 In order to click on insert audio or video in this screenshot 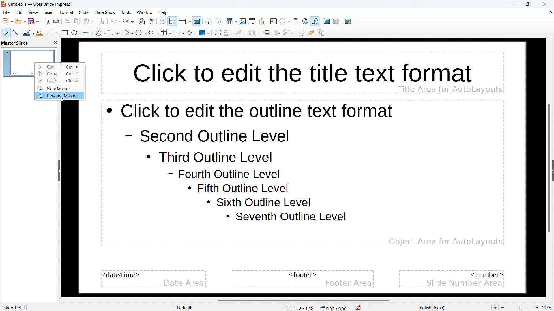, I will do `click(252, 22)`.